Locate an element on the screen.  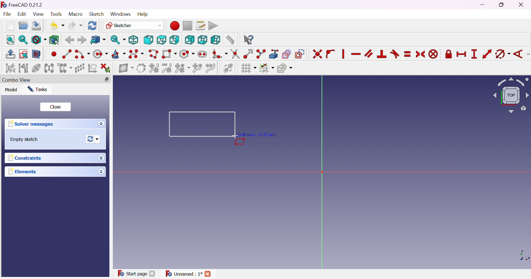
Create regular polygon is located at coordinates (187, 54).